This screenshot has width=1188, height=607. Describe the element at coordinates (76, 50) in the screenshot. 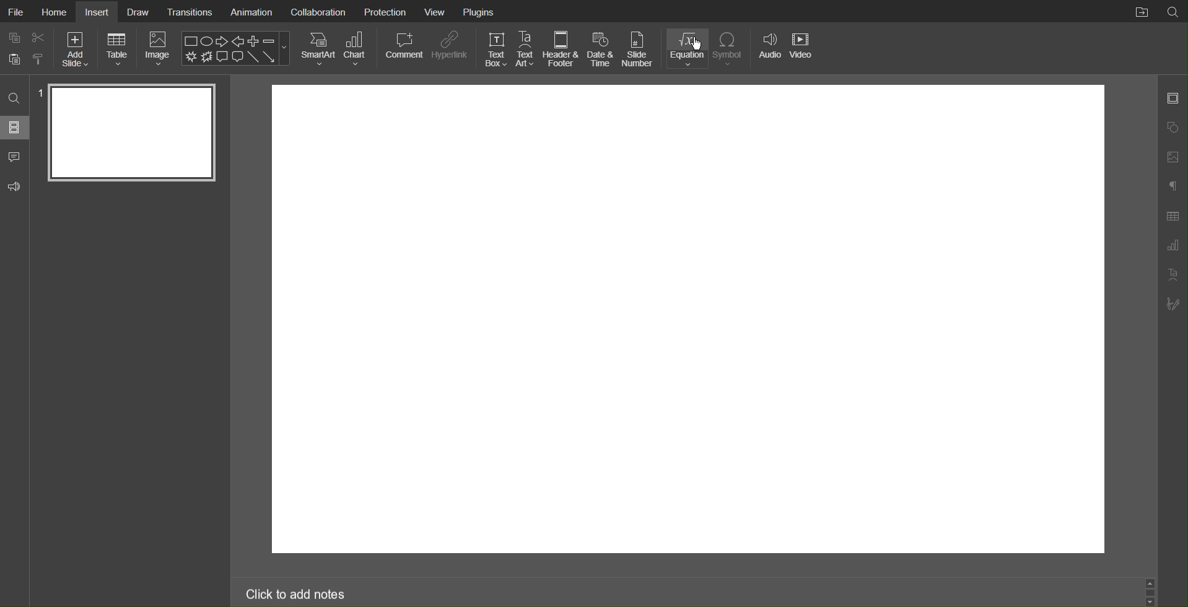

I see `Add Slide` at that location.